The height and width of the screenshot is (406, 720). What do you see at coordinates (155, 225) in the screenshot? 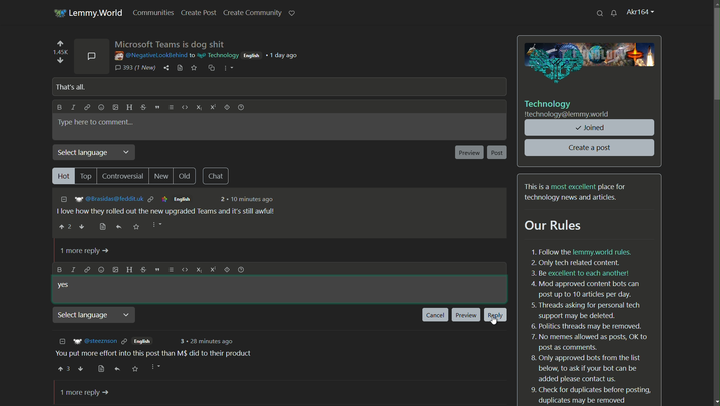
I see `more options` at bounding box center [155, 225].